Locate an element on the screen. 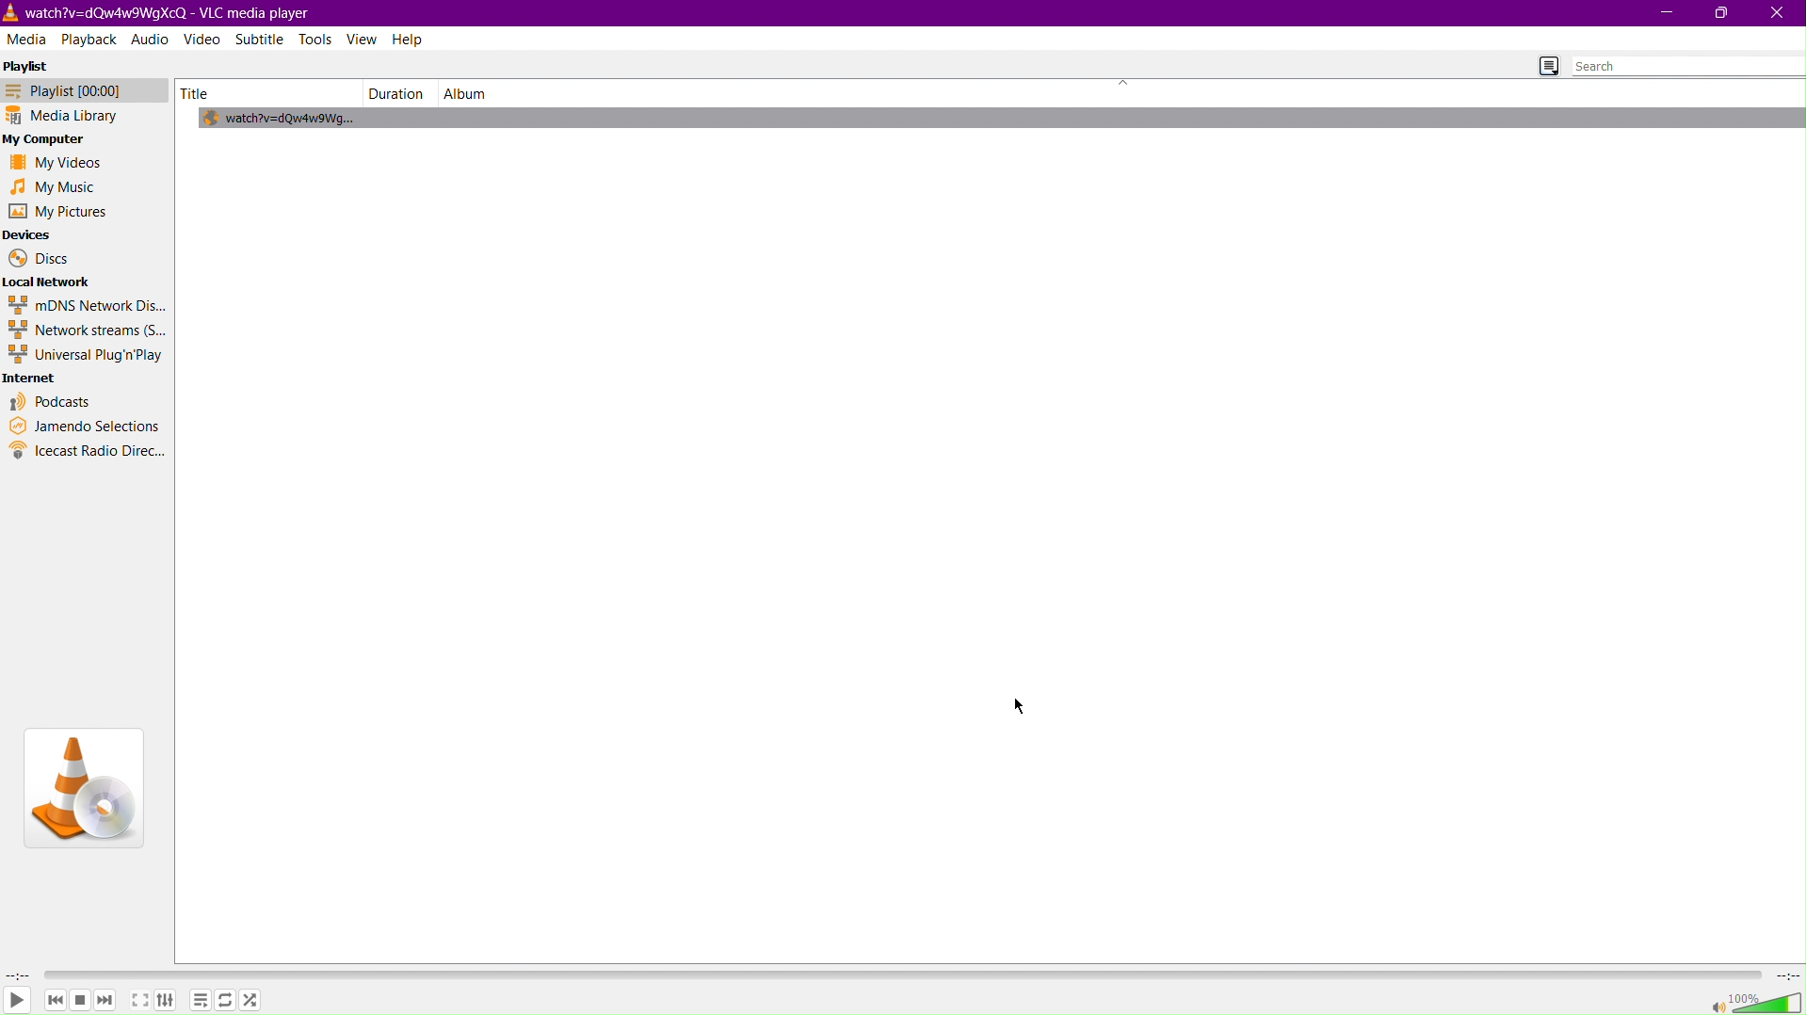  Subtitle is located at coordinates (265, 40).